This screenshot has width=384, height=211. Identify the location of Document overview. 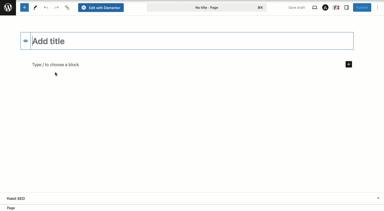
(68, 7).